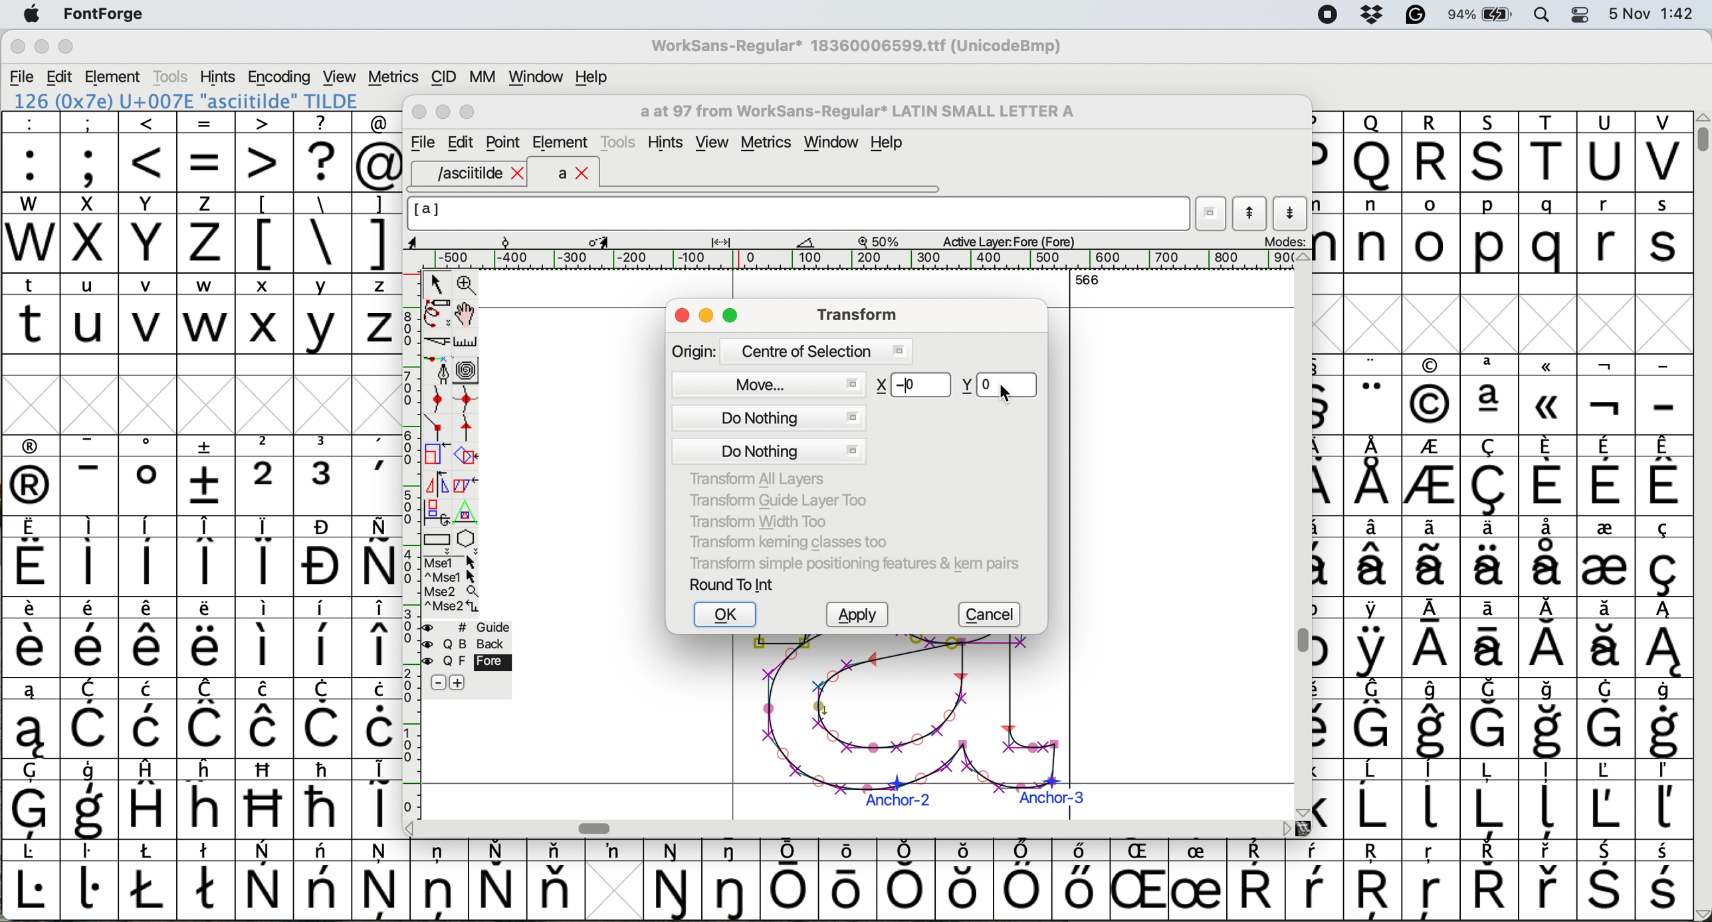  I want to click on vertical scroll bar, so click(1700, 133).